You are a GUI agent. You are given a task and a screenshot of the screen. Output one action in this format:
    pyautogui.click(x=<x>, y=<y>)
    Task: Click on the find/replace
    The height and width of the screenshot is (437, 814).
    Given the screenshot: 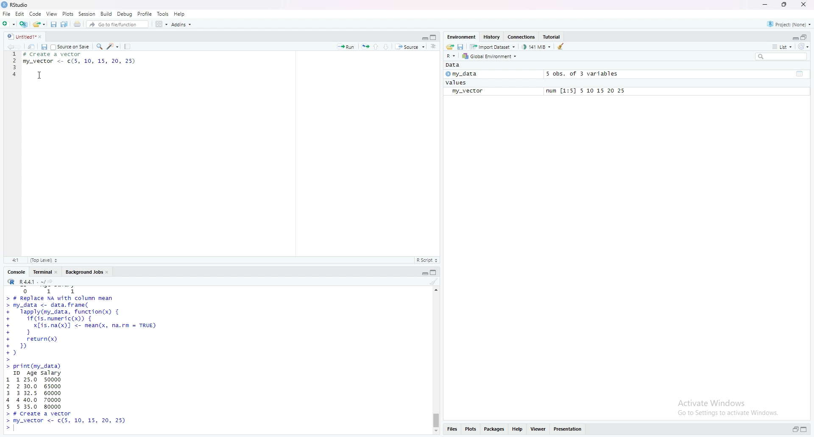 What is the action you would take?
    pyautogui.click(x=100, y=47)
    